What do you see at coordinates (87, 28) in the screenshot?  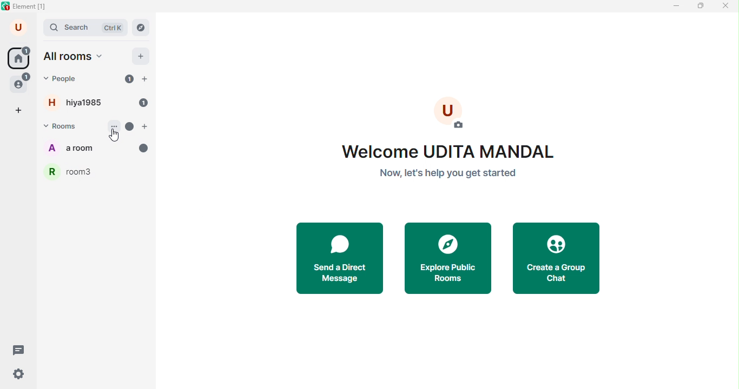 I see `search bar` at bounding box center [87, 28].